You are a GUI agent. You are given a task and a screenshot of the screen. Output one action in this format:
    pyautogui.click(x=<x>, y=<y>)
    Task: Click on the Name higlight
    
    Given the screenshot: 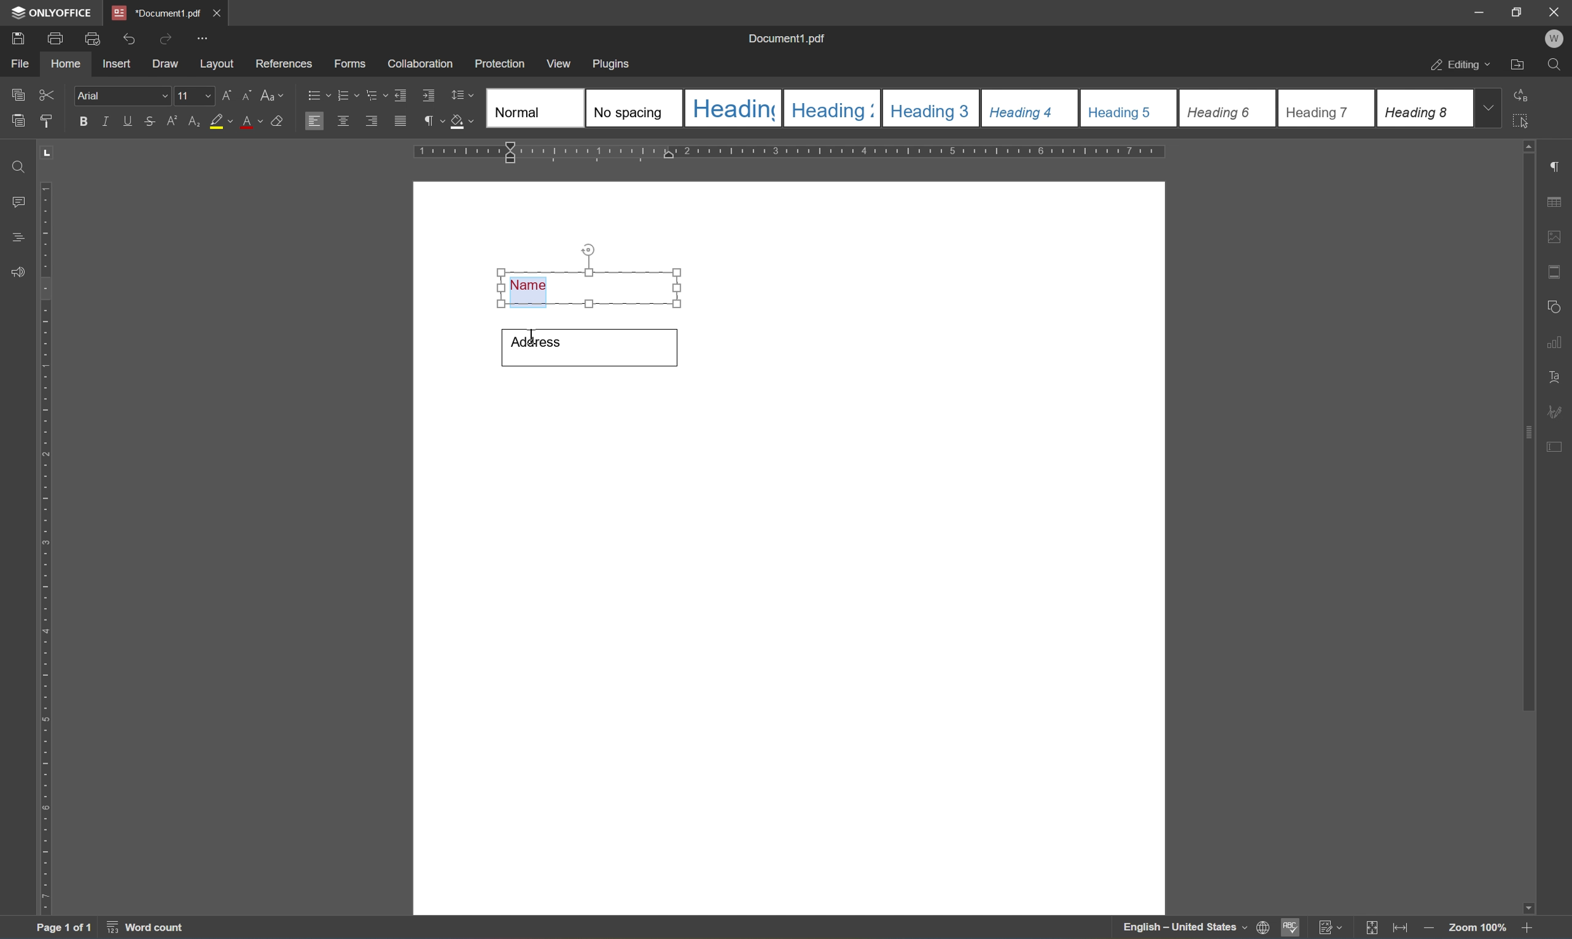 What is the action you would take?
    pyautogui.click(x=587, y=275)
    